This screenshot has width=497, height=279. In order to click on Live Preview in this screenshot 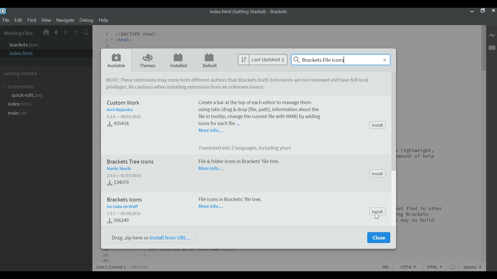, I will do `click(492, 34)`.